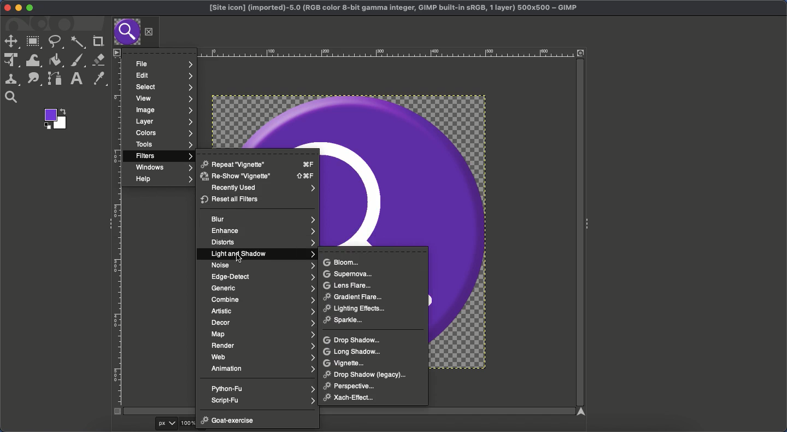  I want to click on Clone, so click(11, 79).